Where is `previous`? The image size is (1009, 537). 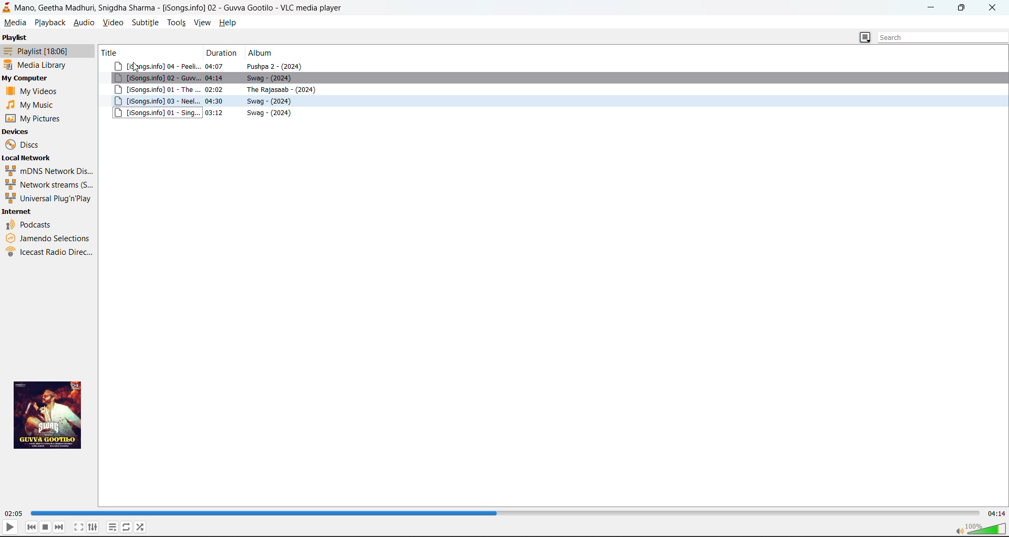
previous is located at coordinates (32, 528).